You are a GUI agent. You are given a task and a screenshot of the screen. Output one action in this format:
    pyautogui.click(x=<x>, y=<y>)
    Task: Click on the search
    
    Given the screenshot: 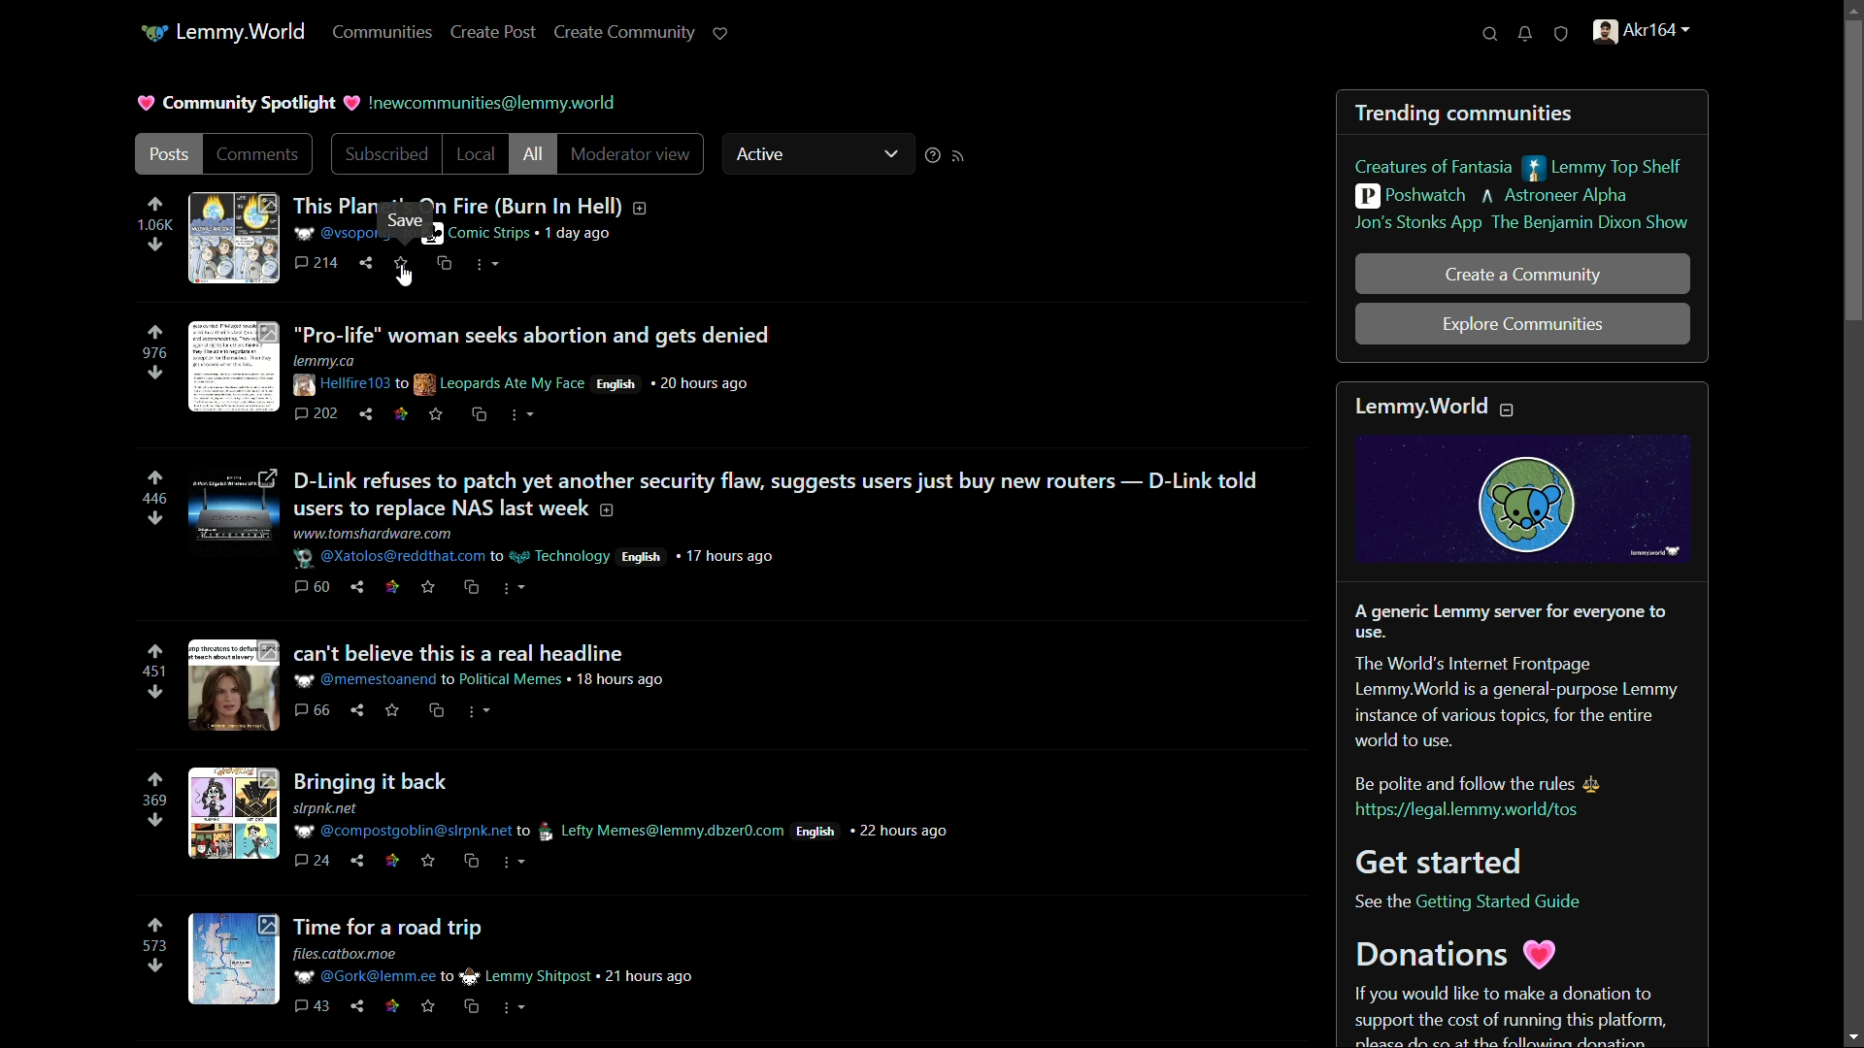 What is the action you would take?
    pyautogui.click(x=1493, y=33)
    